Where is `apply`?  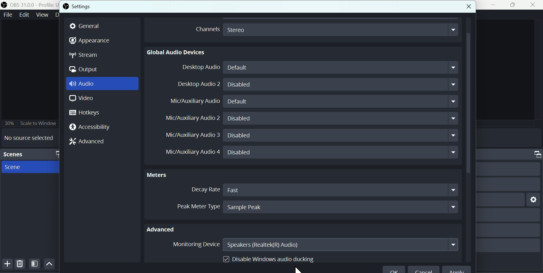
apply is located at coordinates (457, 270).